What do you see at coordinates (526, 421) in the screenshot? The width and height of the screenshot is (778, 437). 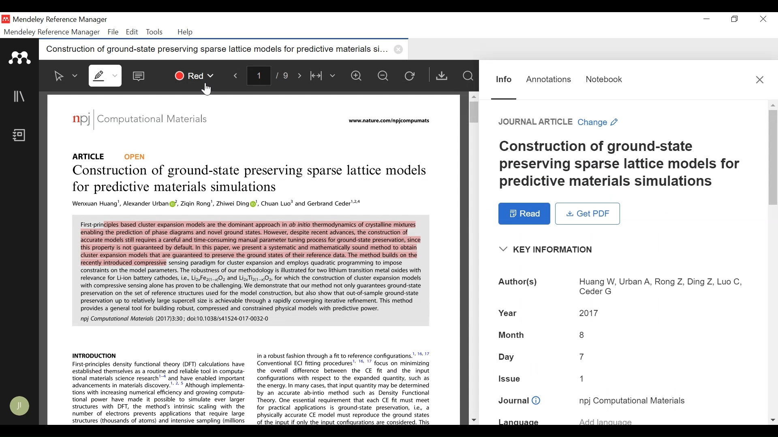 I see `Language` at bounding box center [526, 421].